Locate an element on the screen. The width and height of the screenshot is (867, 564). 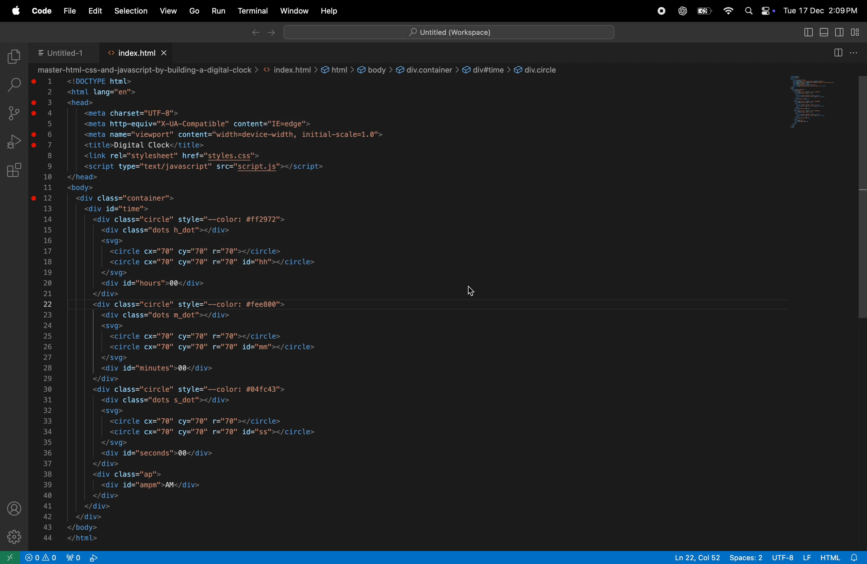
source control is located at coordinates (12, 113).